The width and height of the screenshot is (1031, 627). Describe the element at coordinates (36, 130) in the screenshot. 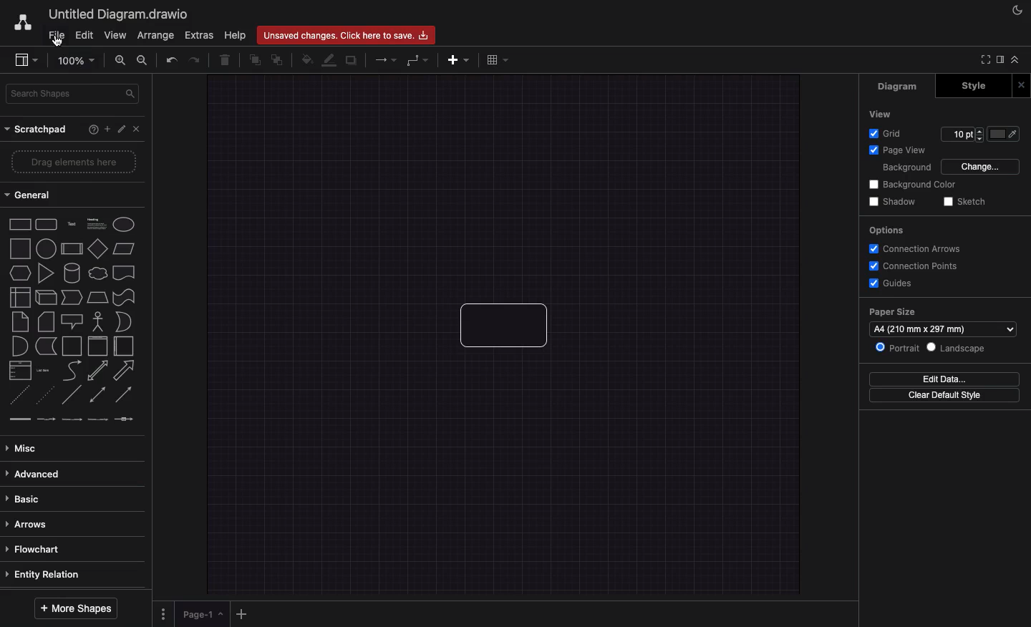

I see `Scratchpad` at that location.